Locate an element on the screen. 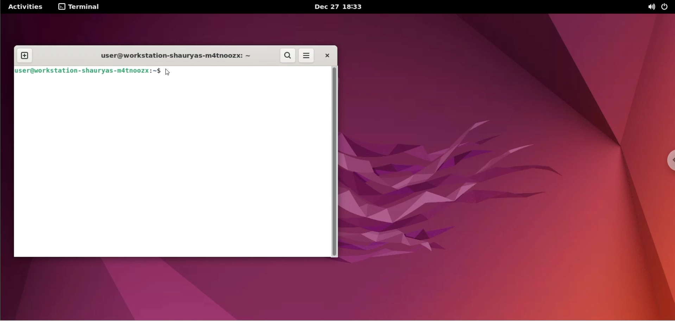 Image resolution: width=675 pixels, height=321 pixels. power options is located at coordinates (667, 7).